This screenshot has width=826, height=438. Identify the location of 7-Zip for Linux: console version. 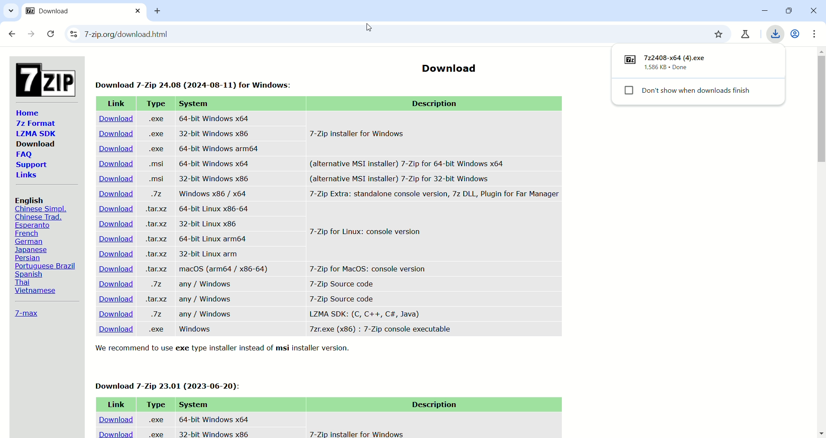
(367, 233).